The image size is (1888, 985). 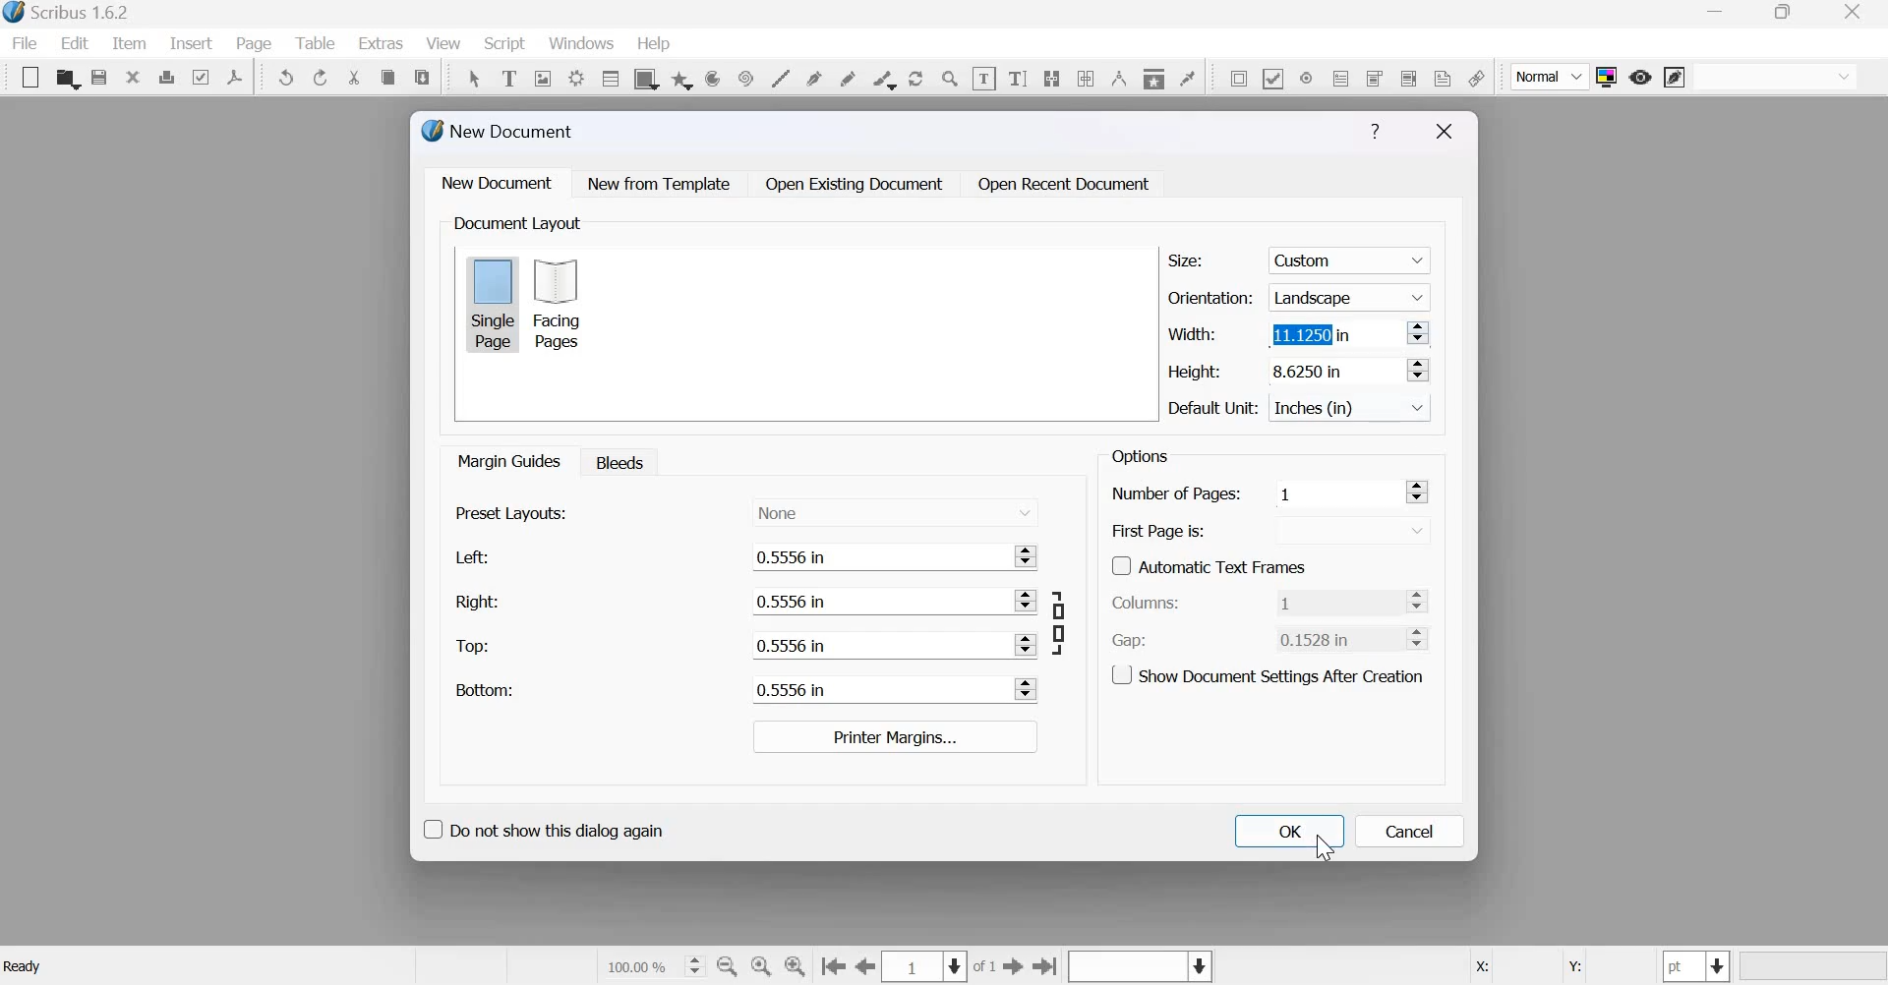 What do you see at coordinates (236, 77) in the screenshot?
I see `Save as PDF` at bounding box center [236, 77].